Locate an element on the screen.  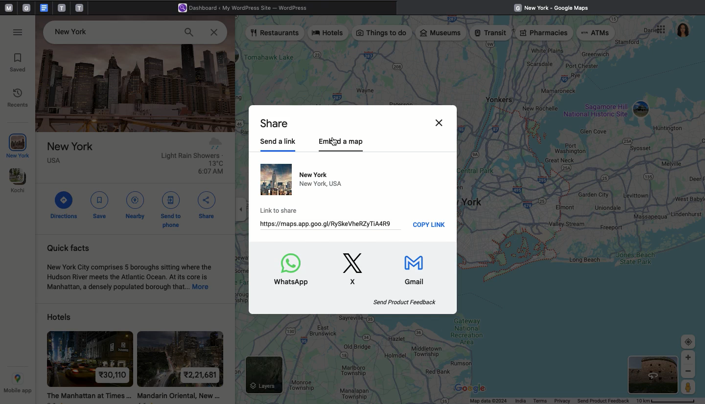
Saved is located at coordinates (19, 63).